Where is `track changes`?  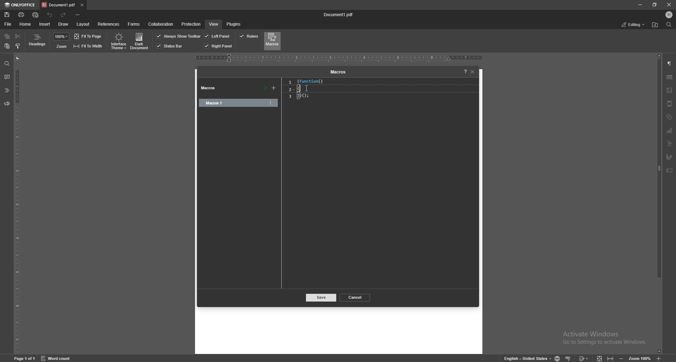
track changes is located at coordinates (584, 358).